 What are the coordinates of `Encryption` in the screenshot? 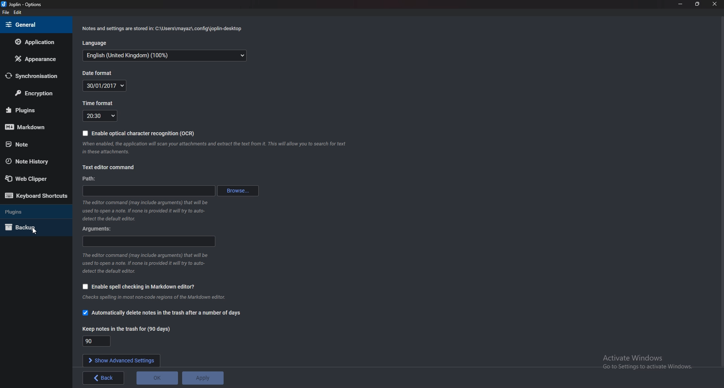 It's located at (37, 93).